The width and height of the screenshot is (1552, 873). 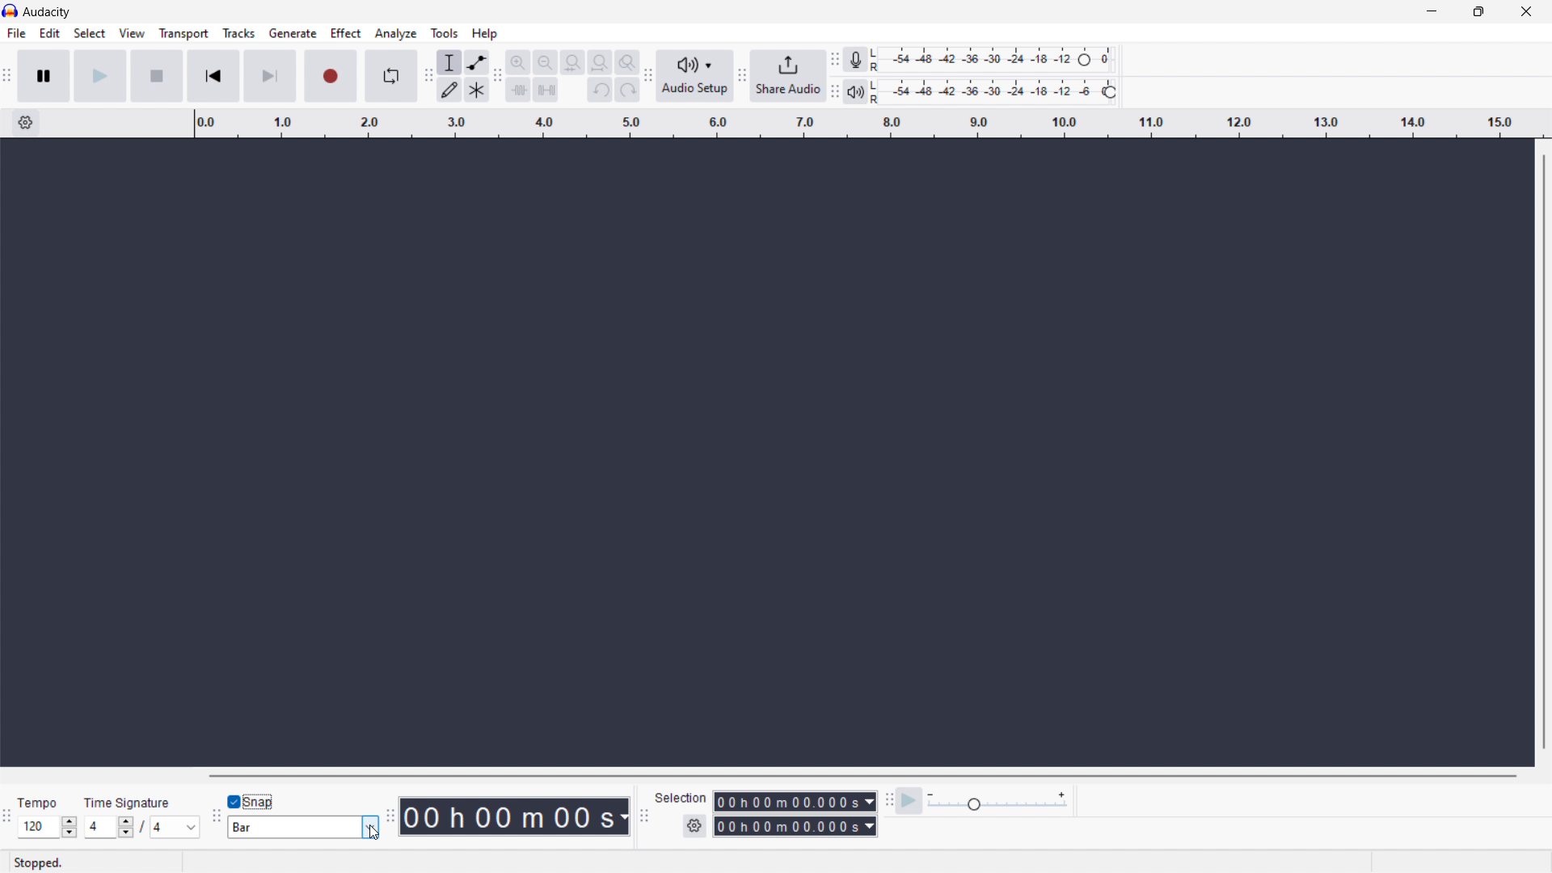 I want to click on redo, so click(x=627, y=89).